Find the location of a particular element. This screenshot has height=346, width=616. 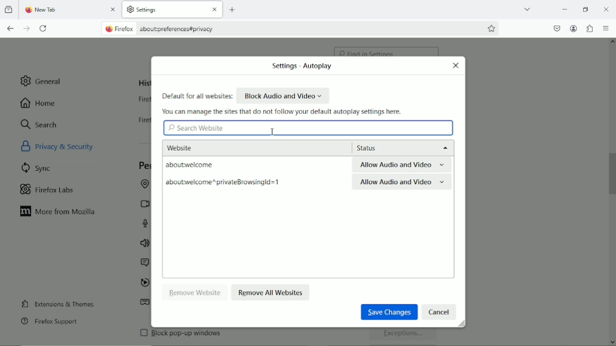

microphone is located at coordinates (147, 223).